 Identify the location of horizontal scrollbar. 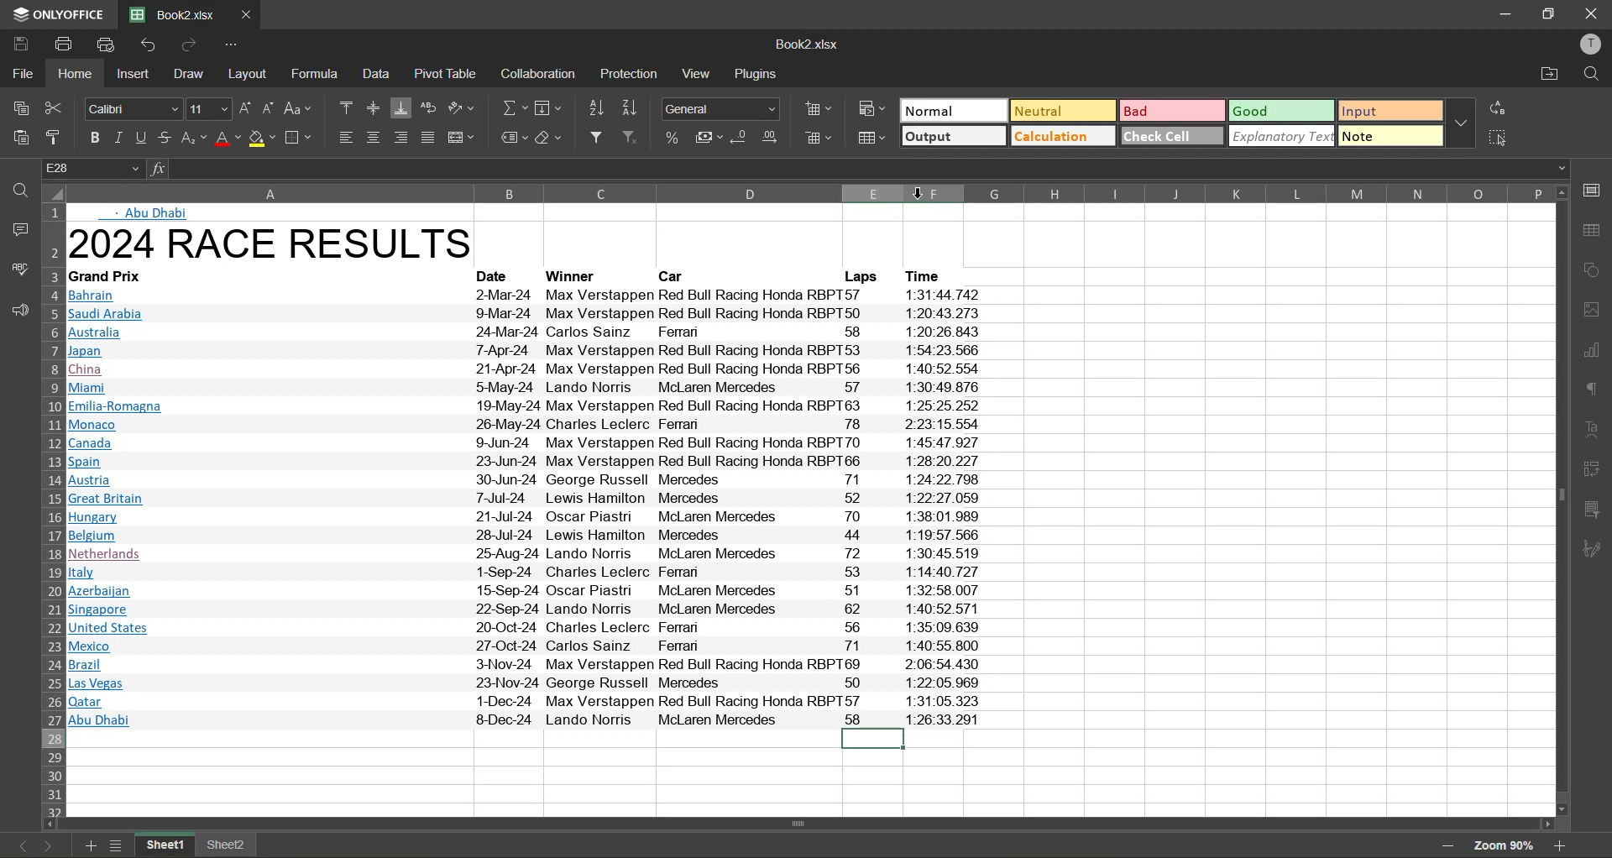
(798, 824).